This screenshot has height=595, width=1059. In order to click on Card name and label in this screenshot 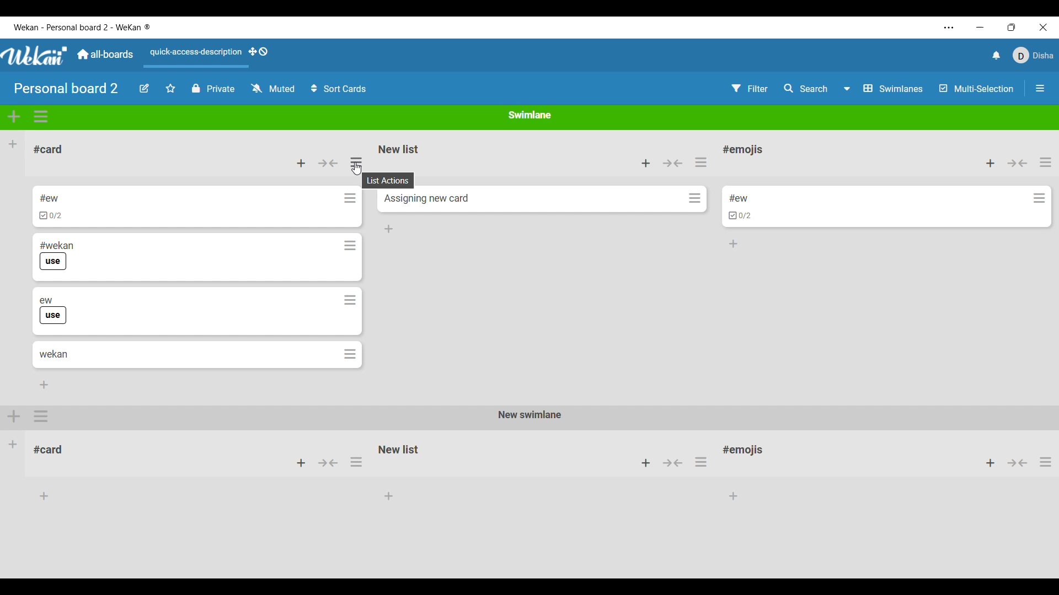, I will do `click(52, 310)`.